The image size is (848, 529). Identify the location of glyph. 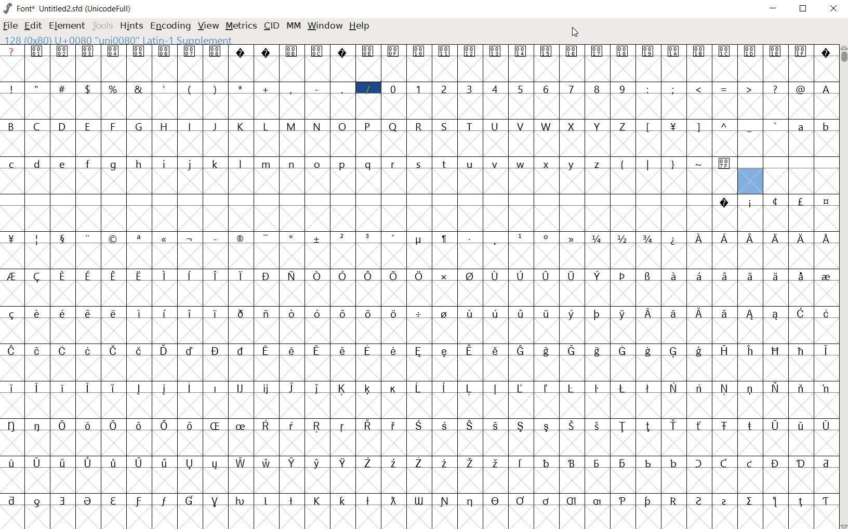
(826, 351).